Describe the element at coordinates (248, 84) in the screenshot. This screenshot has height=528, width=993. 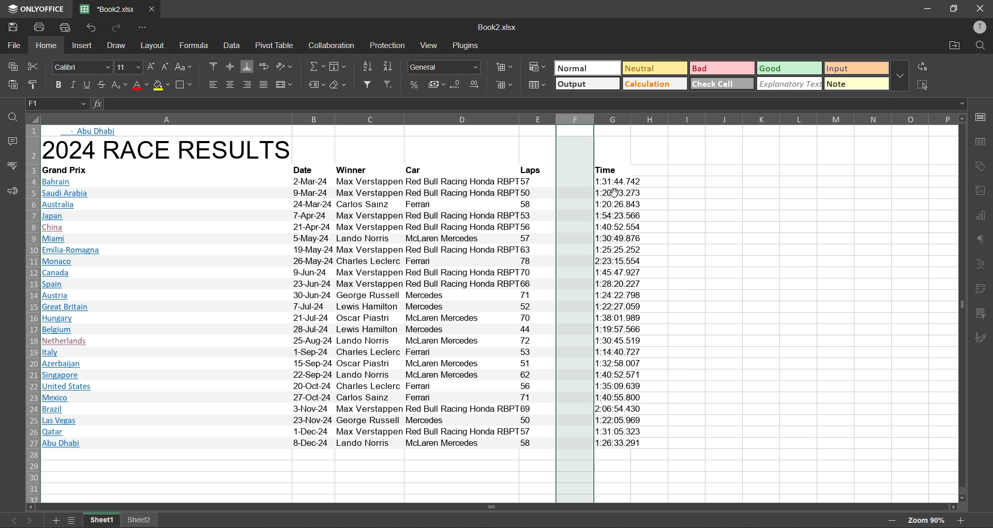
I see `align right` at that location.